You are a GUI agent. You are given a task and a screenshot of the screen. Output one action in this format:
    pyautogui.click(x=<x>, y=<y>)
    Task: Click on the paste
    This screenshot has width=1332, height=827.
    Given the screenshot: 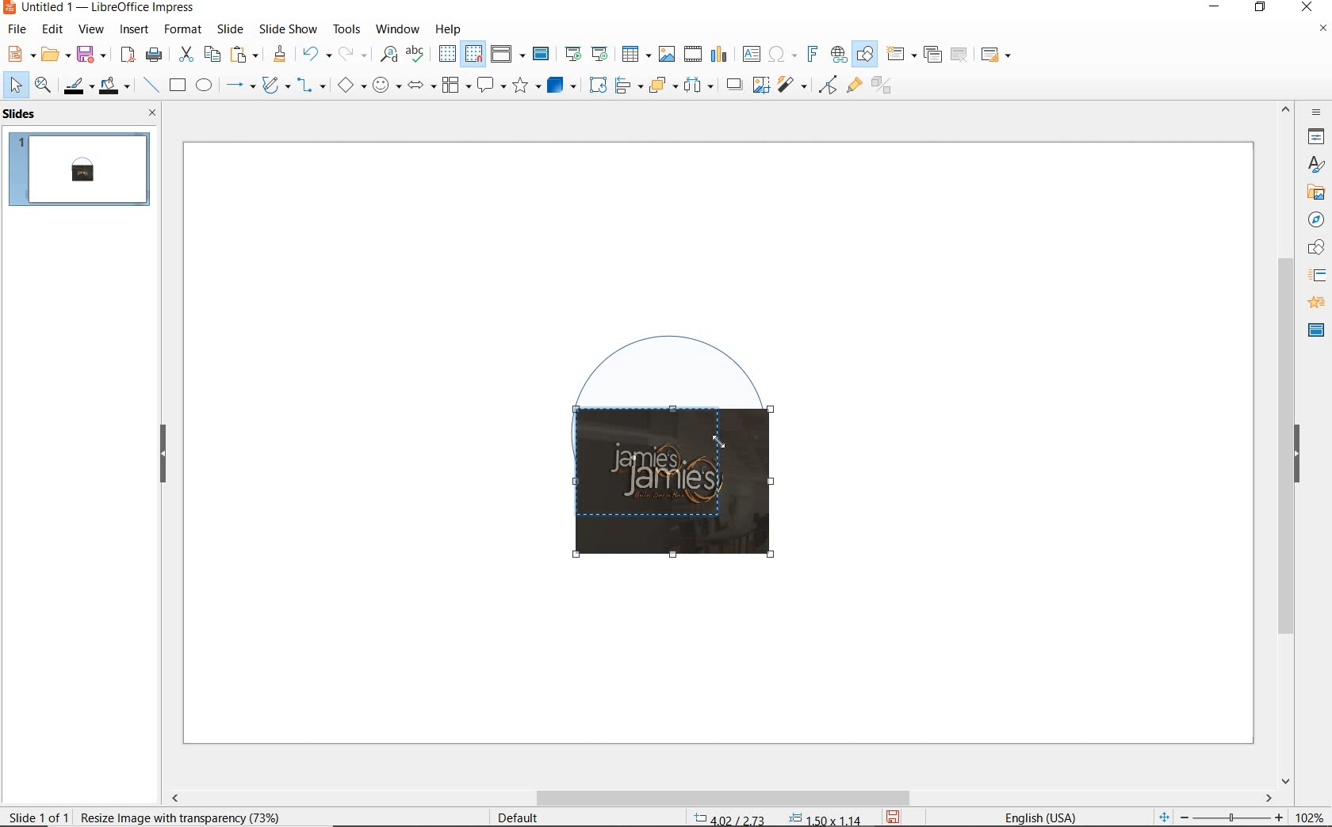 What is the action you would take?
    pyautogui.click(x=245, y=55)
    